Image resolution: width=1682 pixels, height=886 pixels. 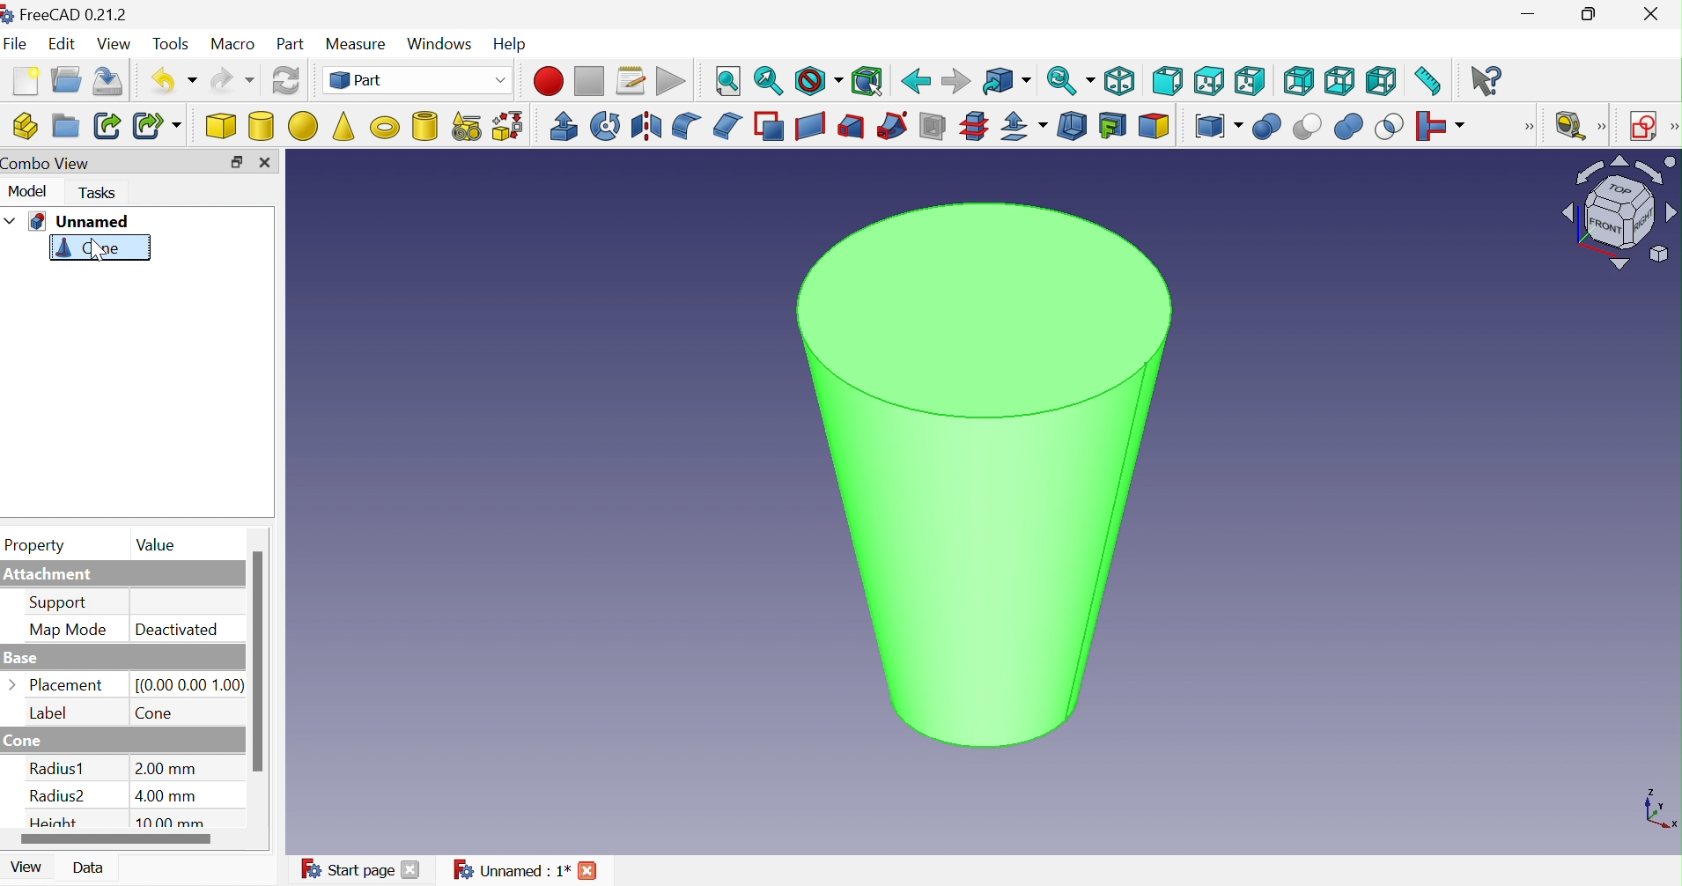 I want to click on Part, so click(x=291, y=45).